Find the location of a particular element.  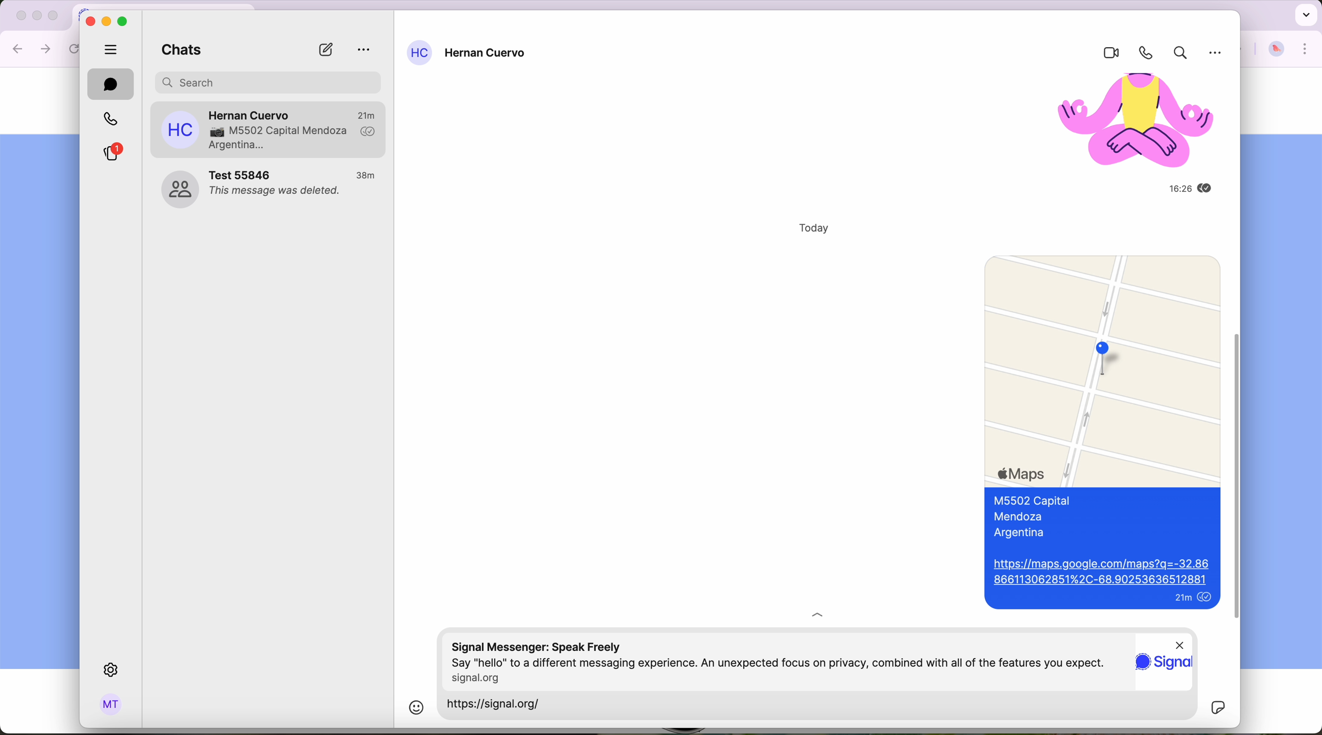

screen buttons is located at coordinates (35, 16).